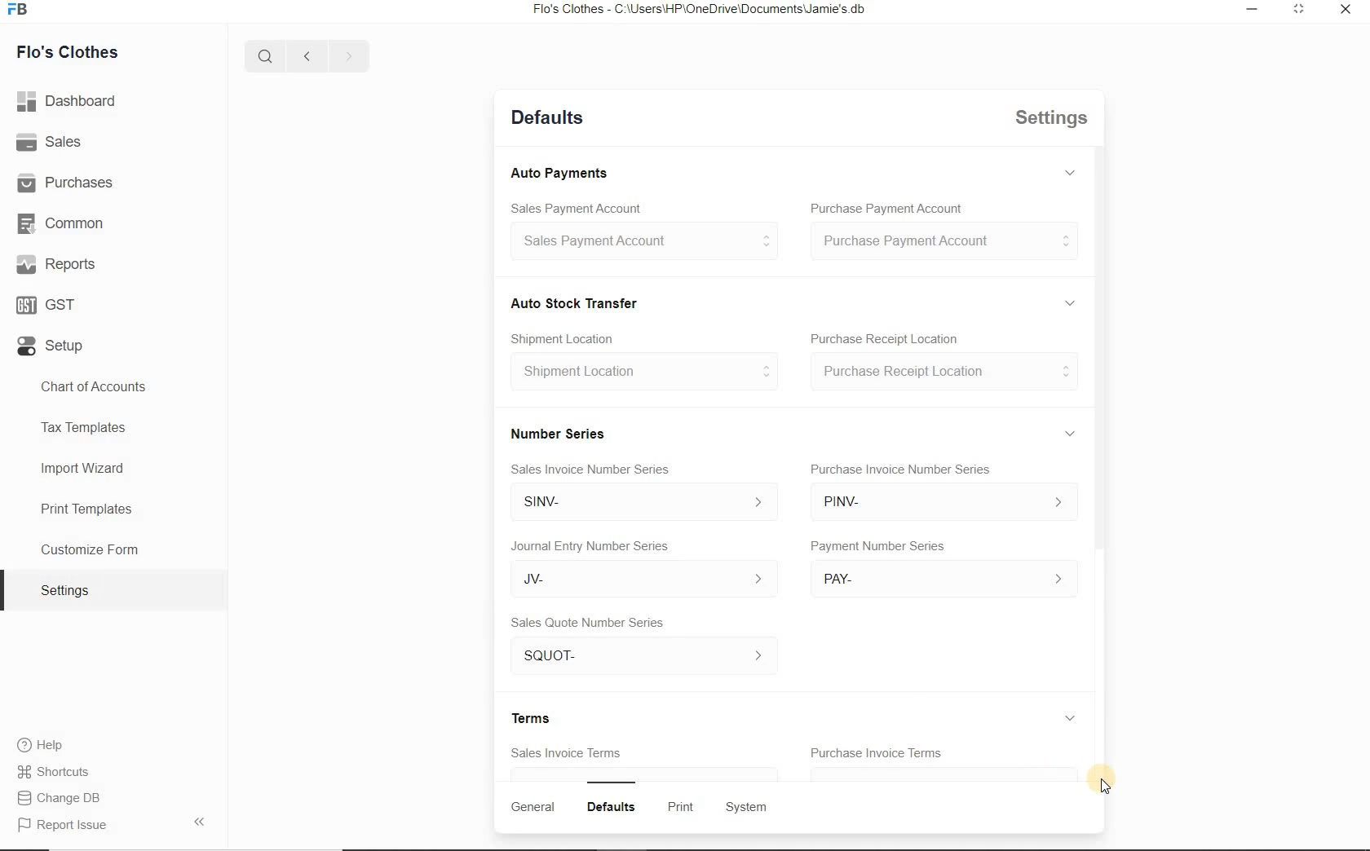 This screenshot has width=1370, height=851. Describe the element at coordinates (84, 471) in the screenshot. I see `Import Wizard` at that location.